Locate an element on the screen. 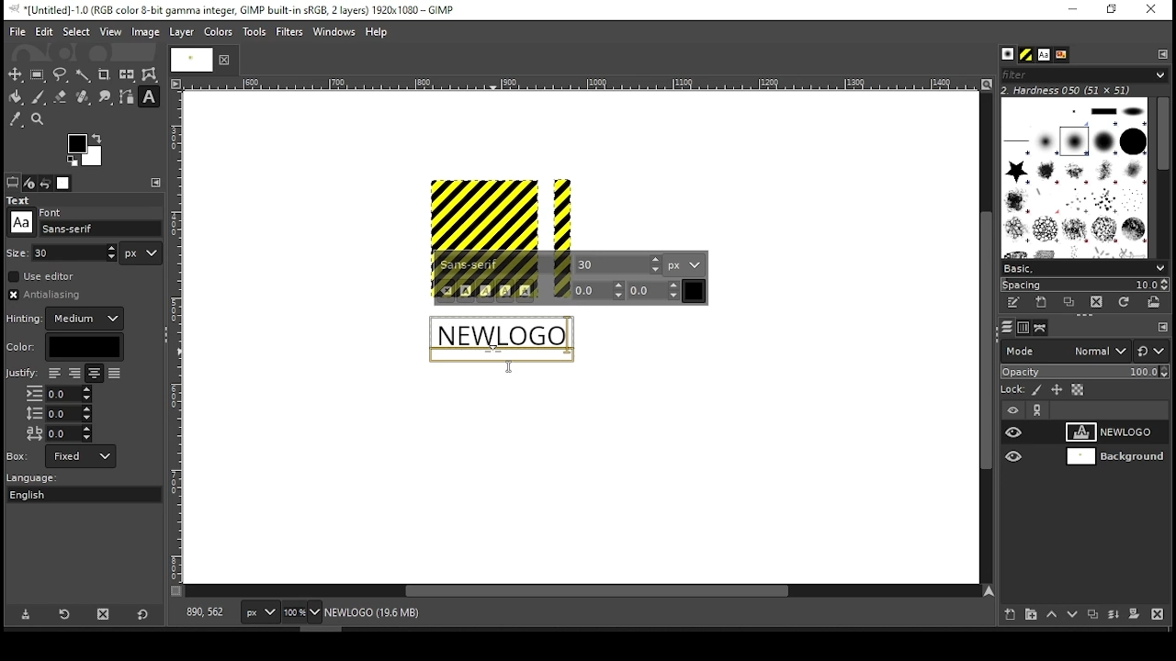 Image resolution: width=1176 pixels, height=661 pixels. paths is located at coordinates (1043, 327).